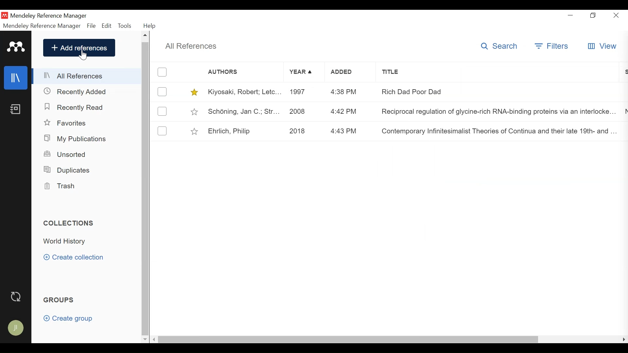 The width and height of the screenshot is (628, 353). Describe the element at coordinates (17, 109) in the screenshot. I see `Notees` at that location.